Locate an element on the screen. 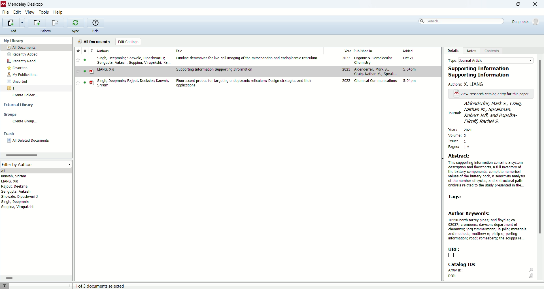  Supporting Information Supporting Information is located at coordinates (215, 69).